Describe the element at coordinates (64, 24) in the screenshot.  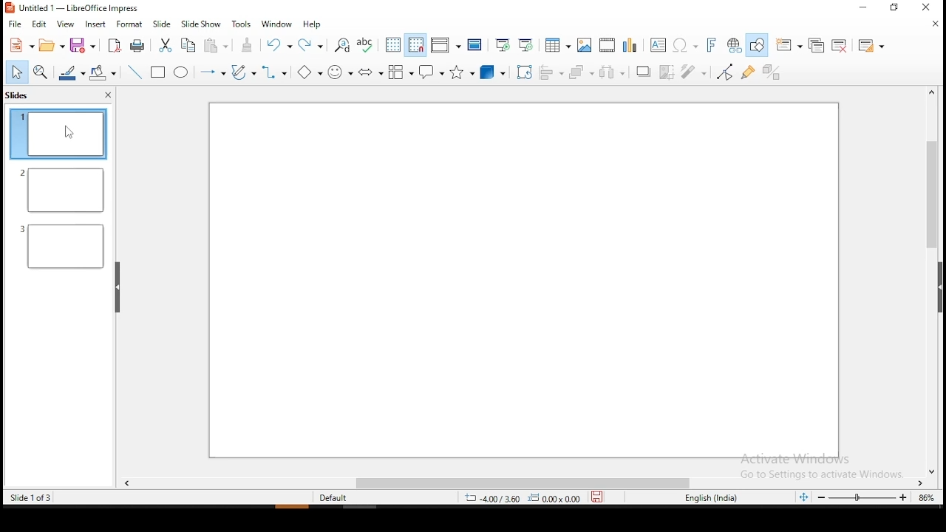
I see `view` at that location.